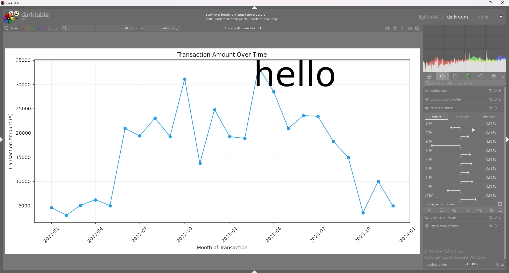 Image resolution: width=509 pixels, height=273 pixels. Describe the element at coordinates (464, 83) in the screenshot. I see `search modules` at that location.